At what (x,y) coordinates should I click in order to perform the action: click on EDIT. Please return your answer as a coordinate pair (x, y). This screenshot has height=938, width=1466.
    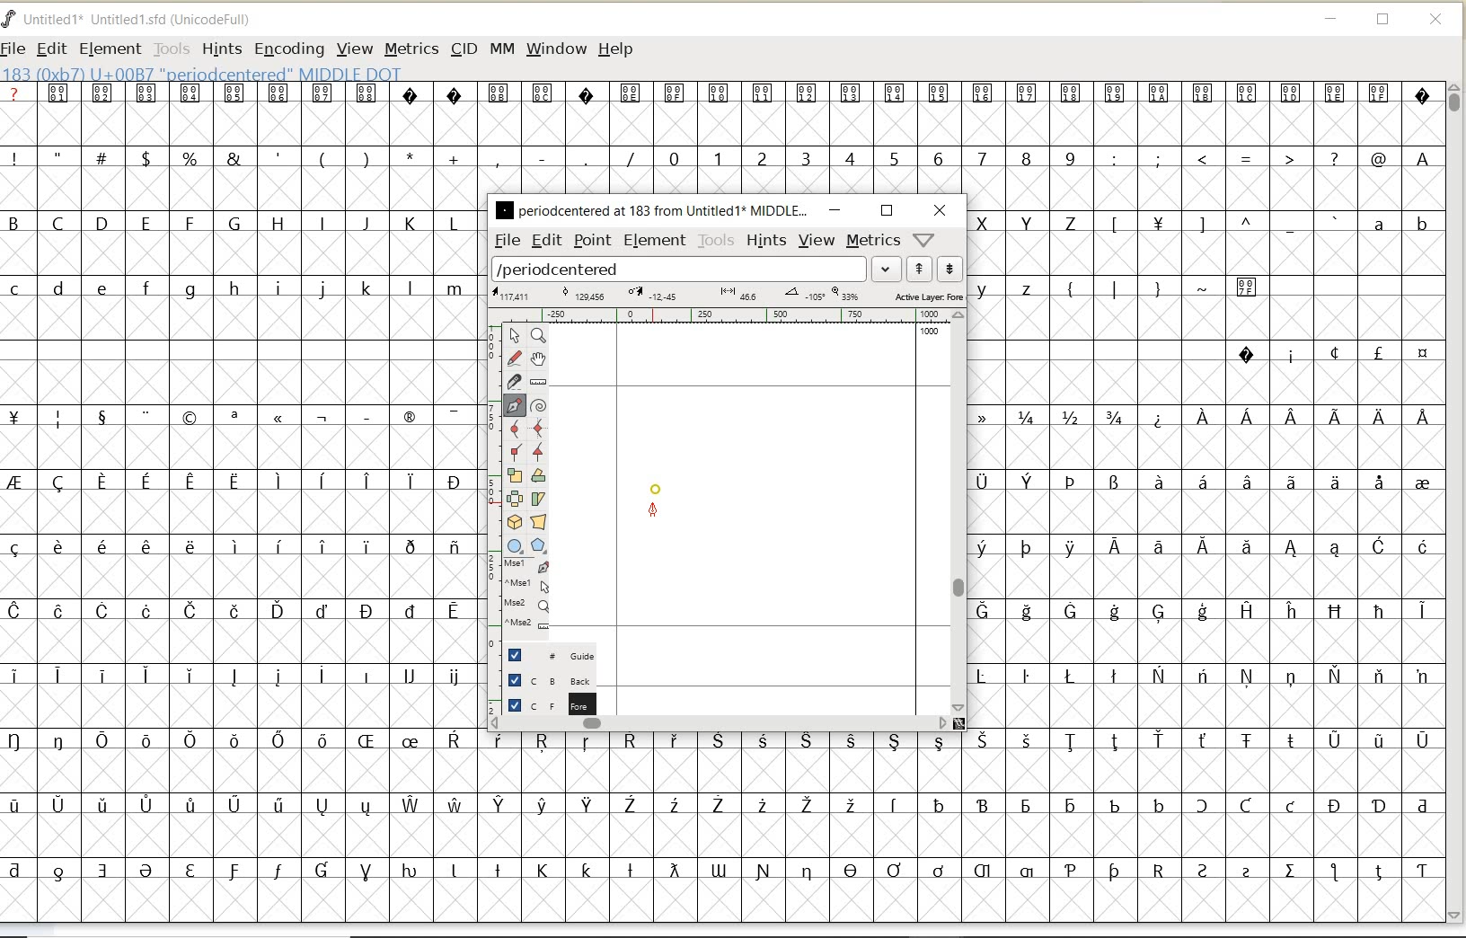
    Looking at the image, I should click on (51, 50).